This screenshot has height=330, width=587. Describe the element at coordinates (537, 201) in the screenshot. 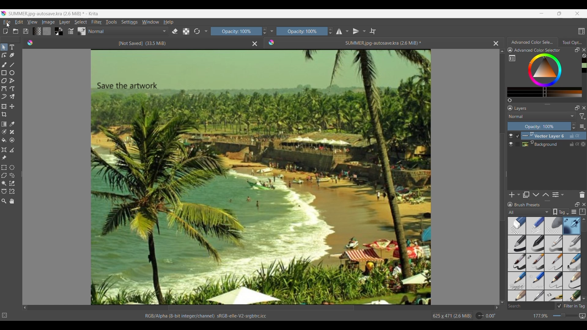

I see `Change height of panels attached to this line` at that location.